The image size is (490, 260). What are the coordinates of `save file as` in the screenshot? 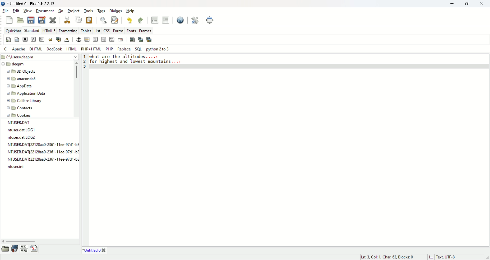 It's located at (42, 20).